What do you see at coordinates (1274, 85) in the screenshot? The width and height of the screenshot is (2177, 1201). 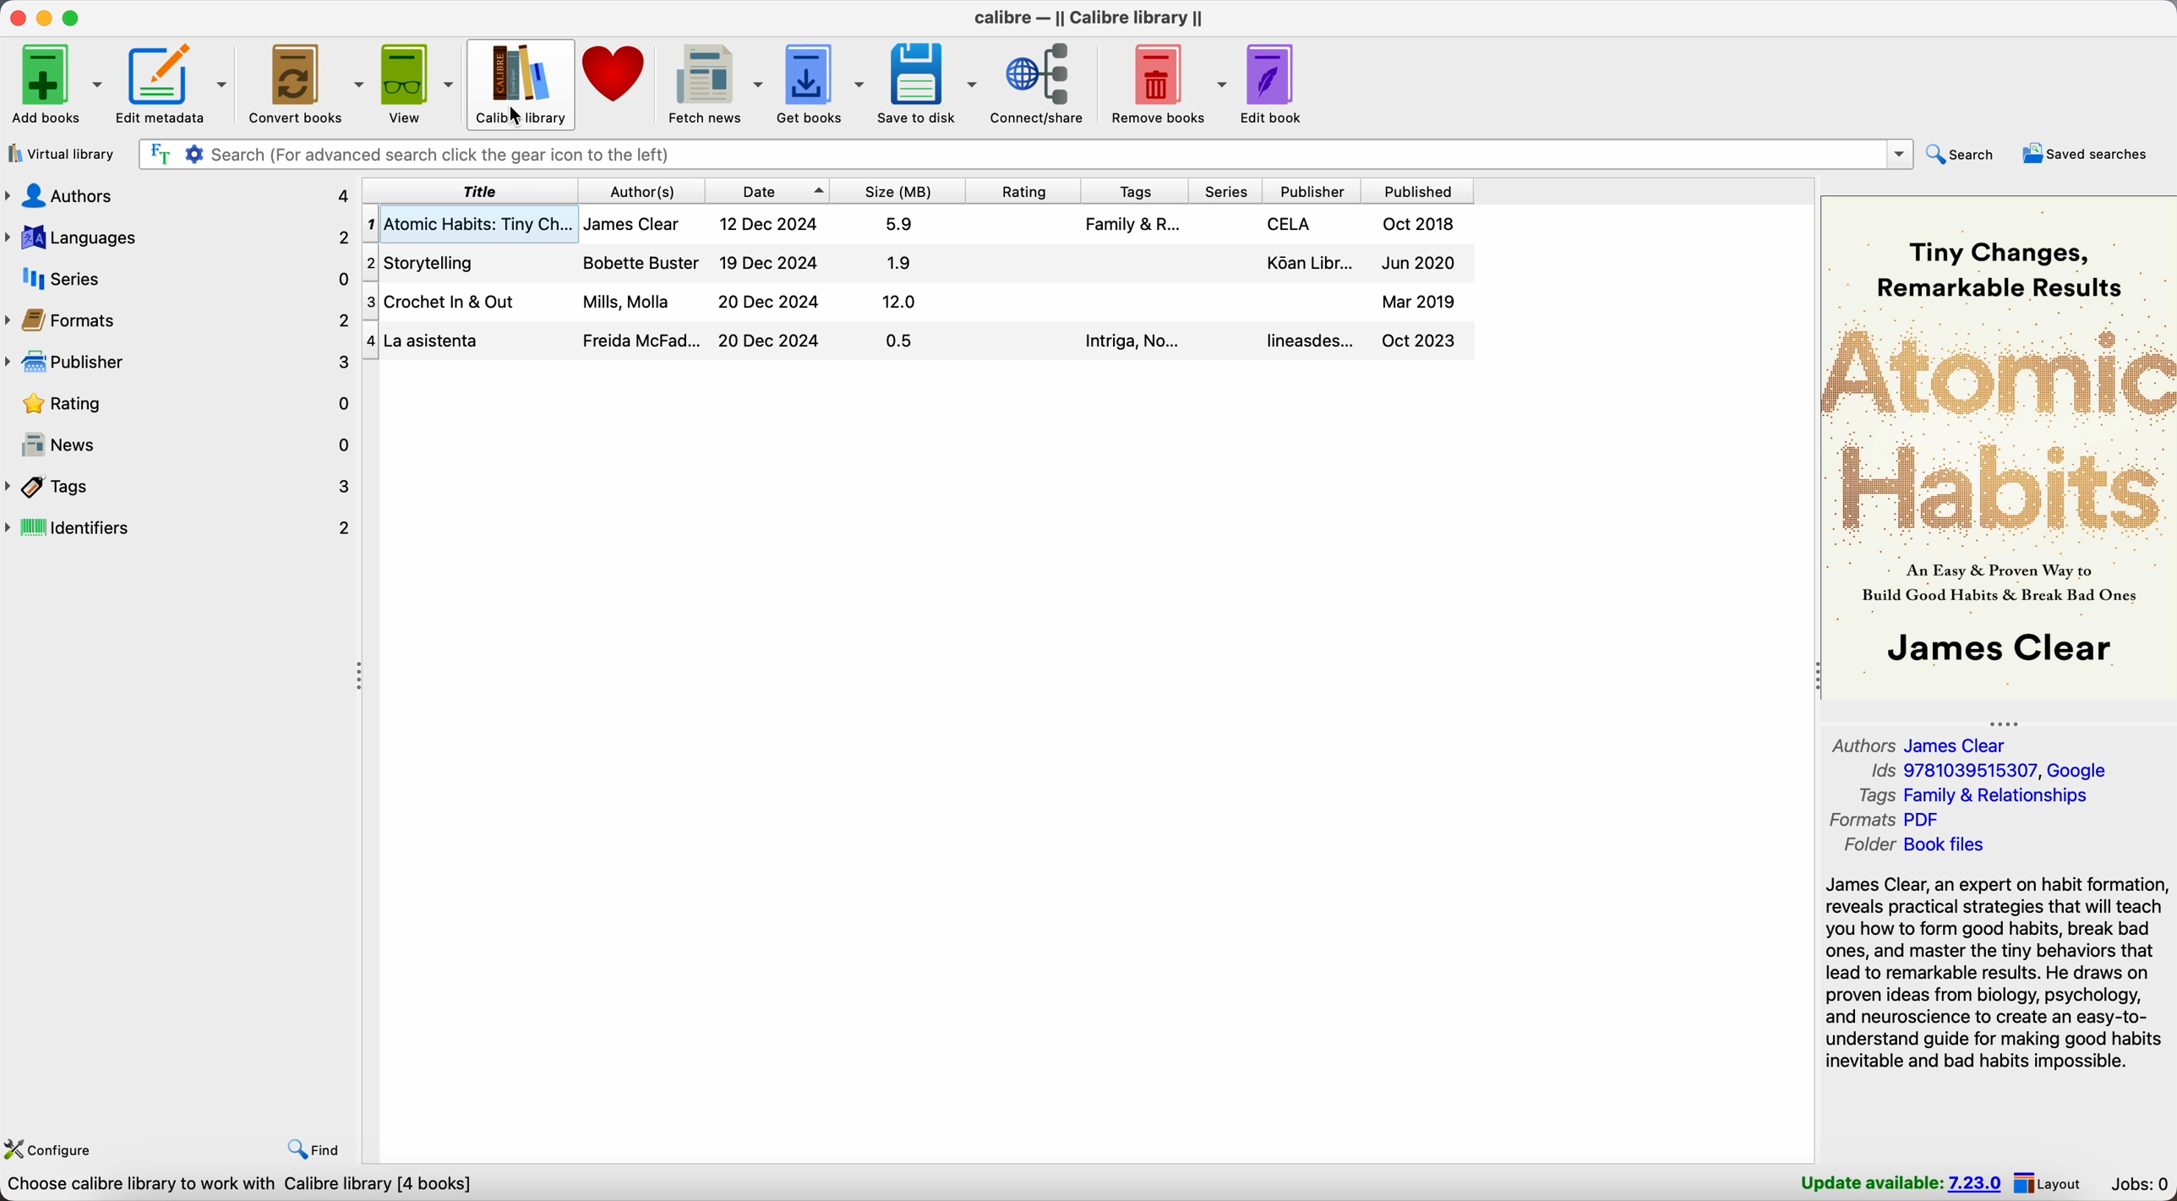 I see `edit book` at bounding box center [1274, 85].